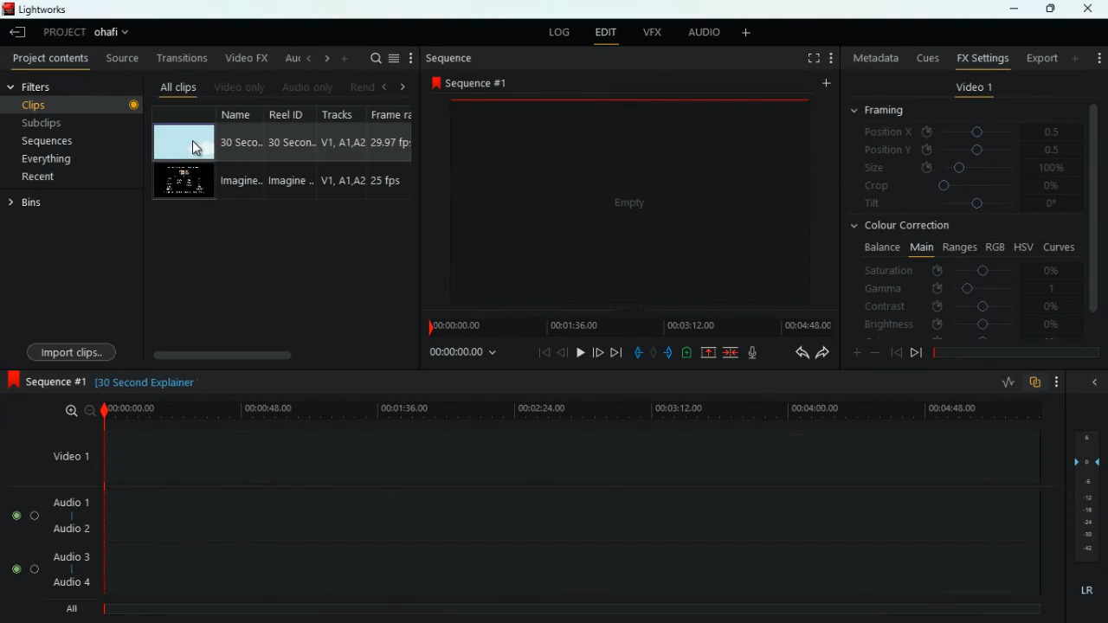 The height and width of the screenshot is (623, 1108). What do you see at coordinates (92, 34) in the screenshot?
I see `project  ohafi` at bounding box center [92, 34].